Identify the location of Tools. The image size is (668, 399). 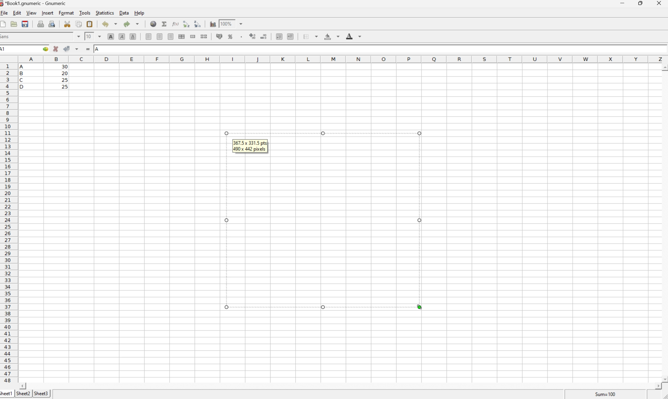
(85, 13).